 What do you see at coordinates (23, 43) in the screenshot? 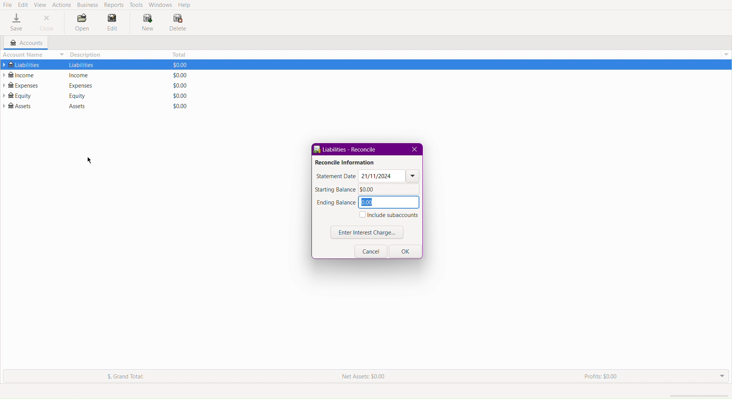
I see `Accounts` at bounding box center [23, 43].